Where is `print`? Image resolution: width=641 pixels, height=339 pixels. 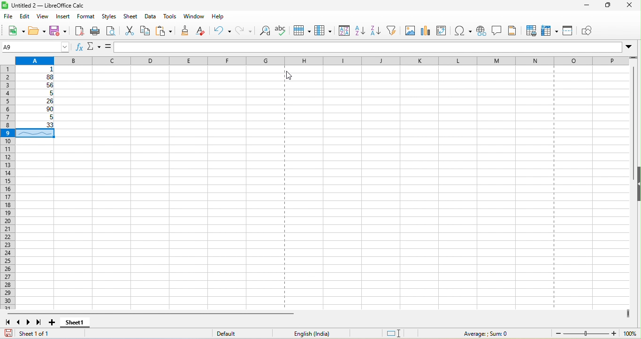
print is located at coordinates (97, 31).